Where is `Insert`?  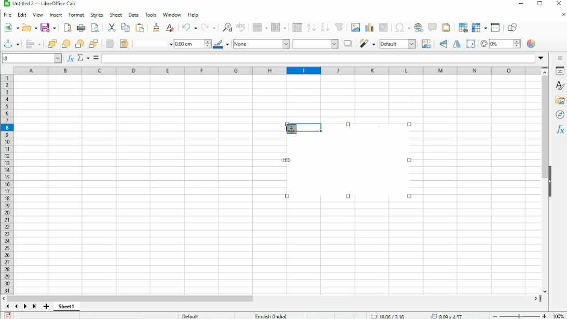 Insert is located at coordinates (55, 15).